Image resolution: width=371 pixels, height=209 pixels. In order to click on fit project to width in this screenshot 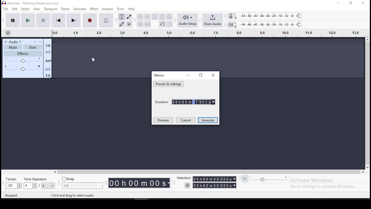, I will do `click(162, 17)`.